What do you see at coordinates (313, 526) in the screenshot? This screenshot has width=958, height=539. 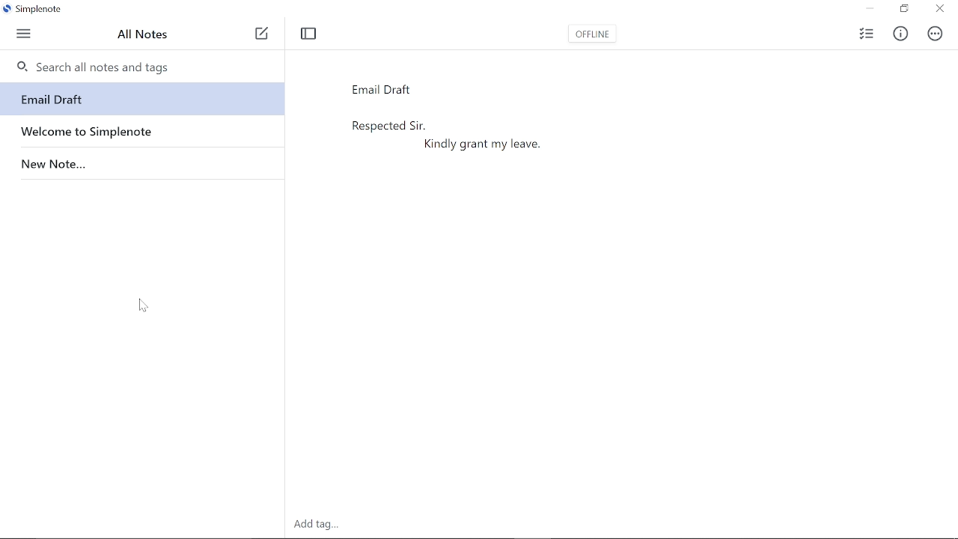 I see `Add tags` at bounding box center [313, 526].